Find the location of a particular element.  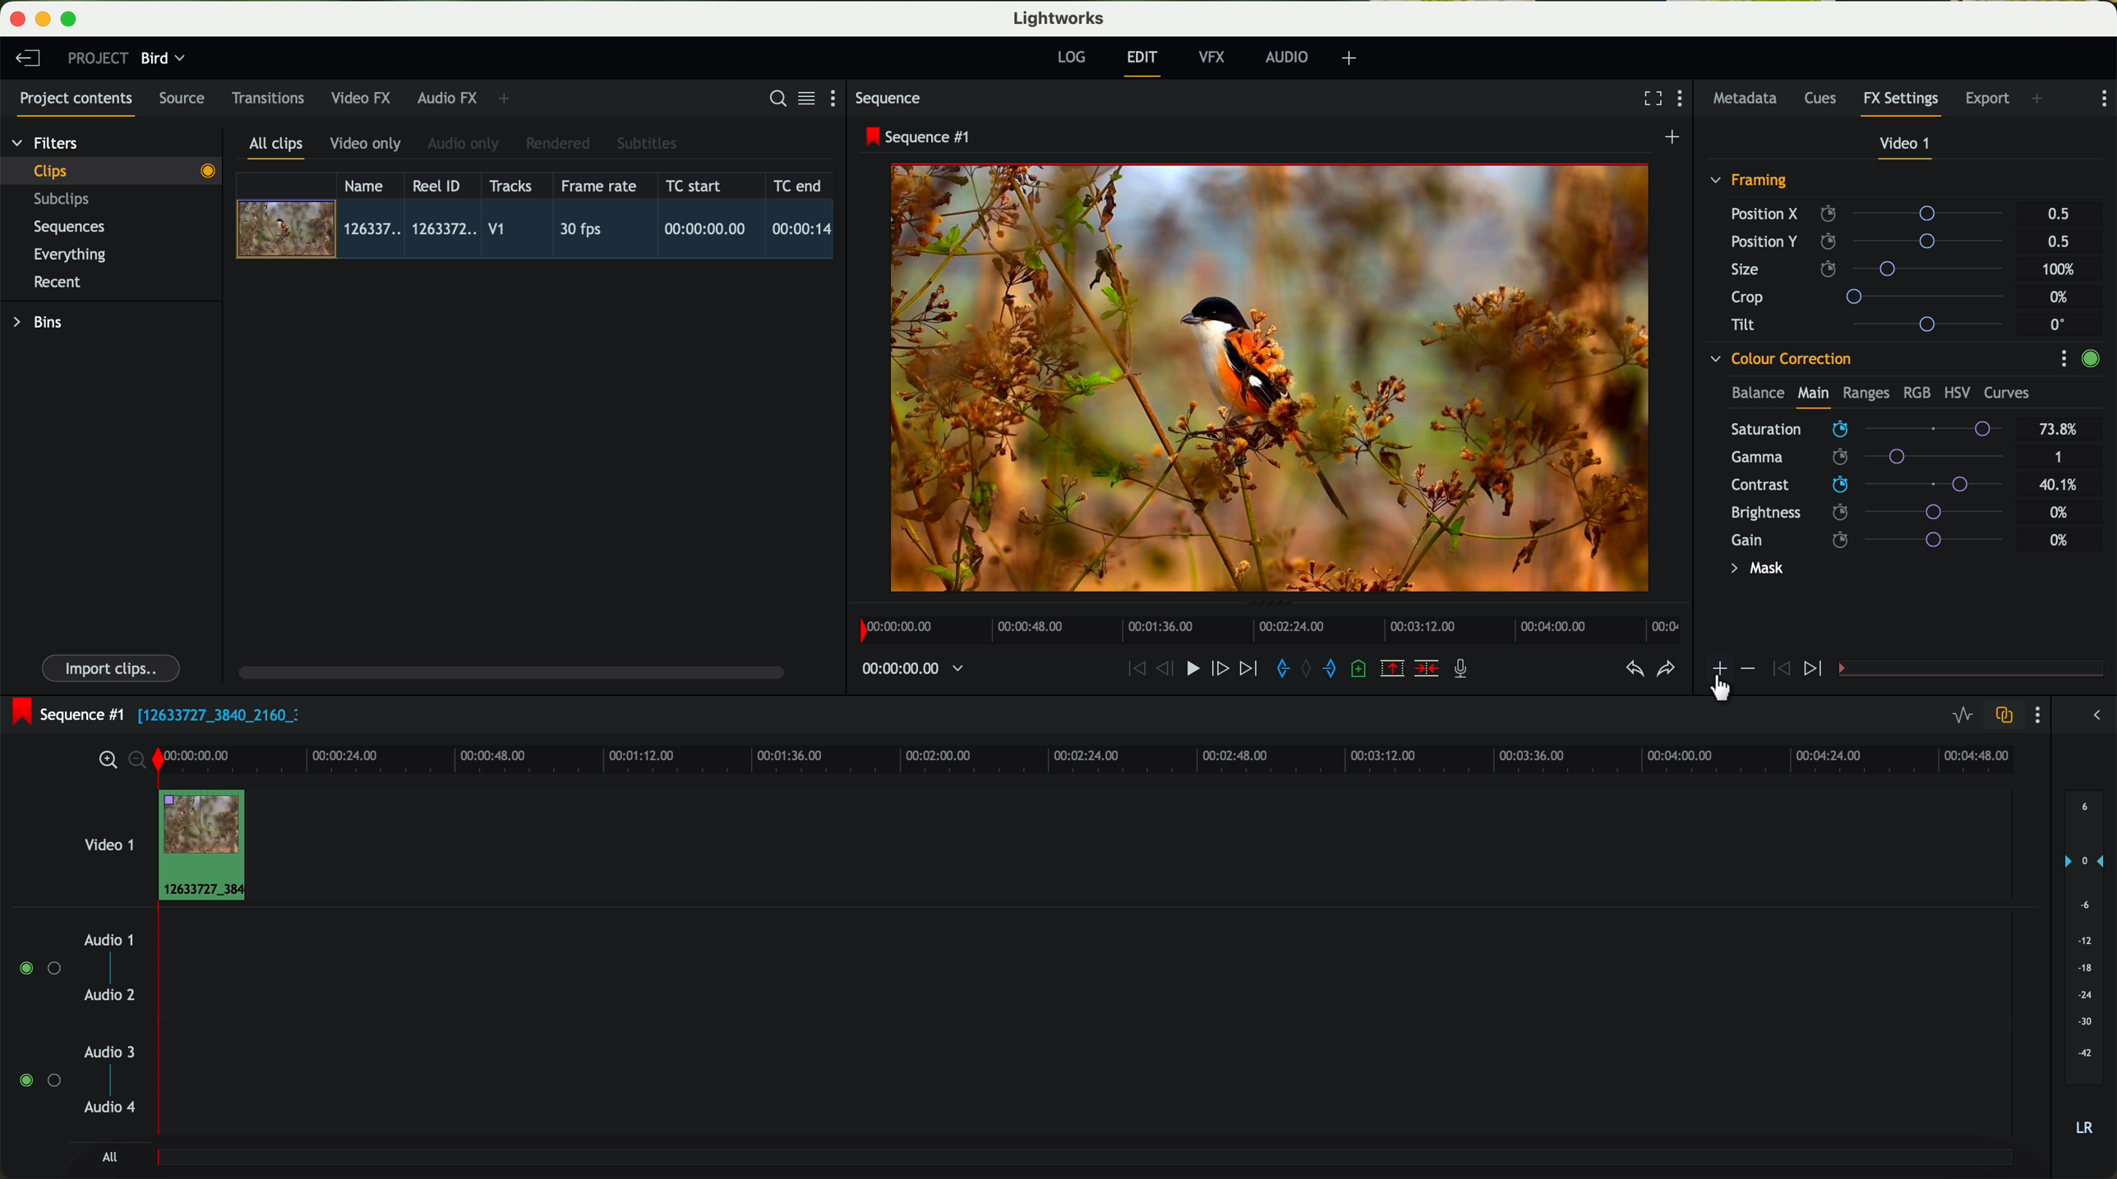

curves is located at coordinates (2007, 394).